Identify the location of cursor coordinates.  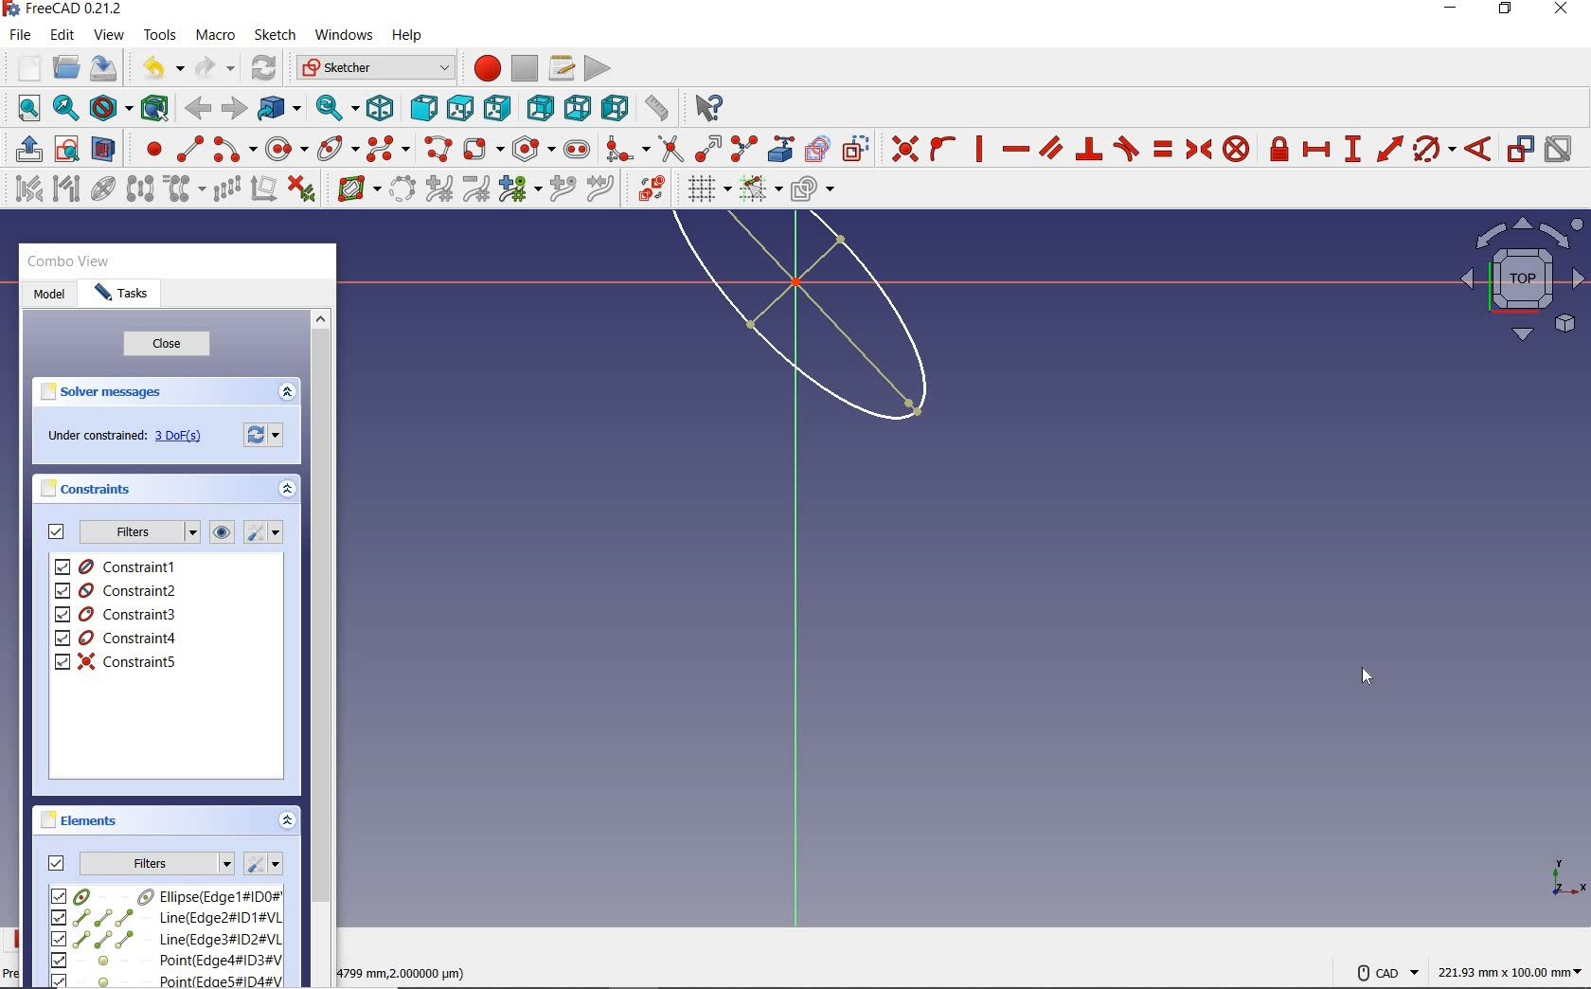
(406, 970).